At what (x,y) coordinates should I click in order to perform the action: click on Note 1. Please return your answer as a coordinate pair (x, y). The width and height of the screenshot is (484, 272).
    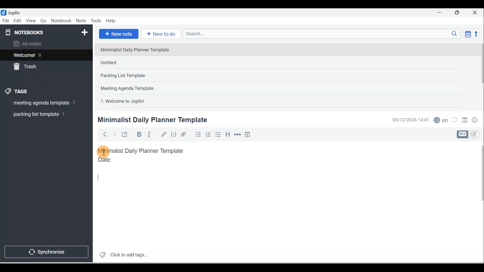
    Looking at the image, I should click on (138, 49).